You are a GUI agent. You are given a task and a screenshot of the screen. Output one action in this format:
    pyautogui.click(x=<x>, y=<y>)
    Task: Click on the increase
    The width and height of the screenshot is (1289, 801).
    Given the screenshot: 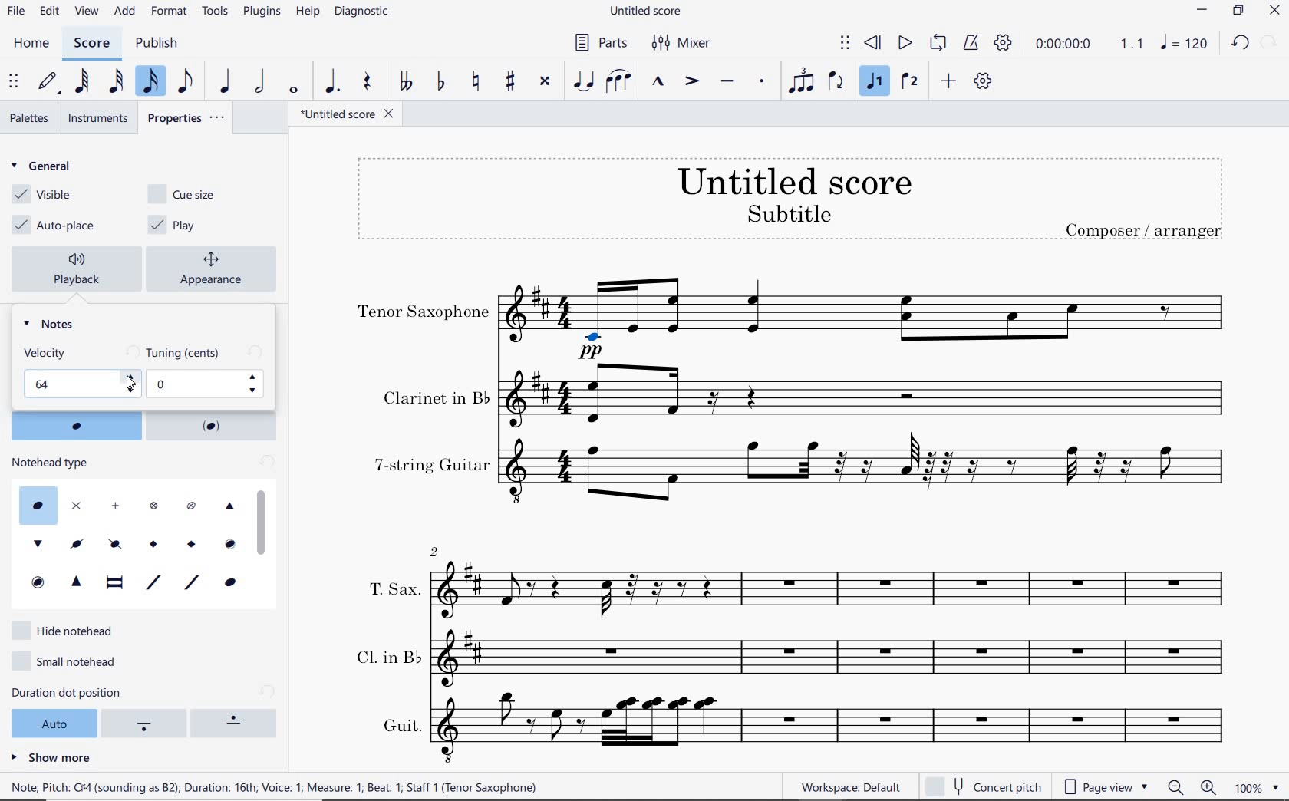 What is the action you would take?
    pyautogui.click(x=255, y=377)
    